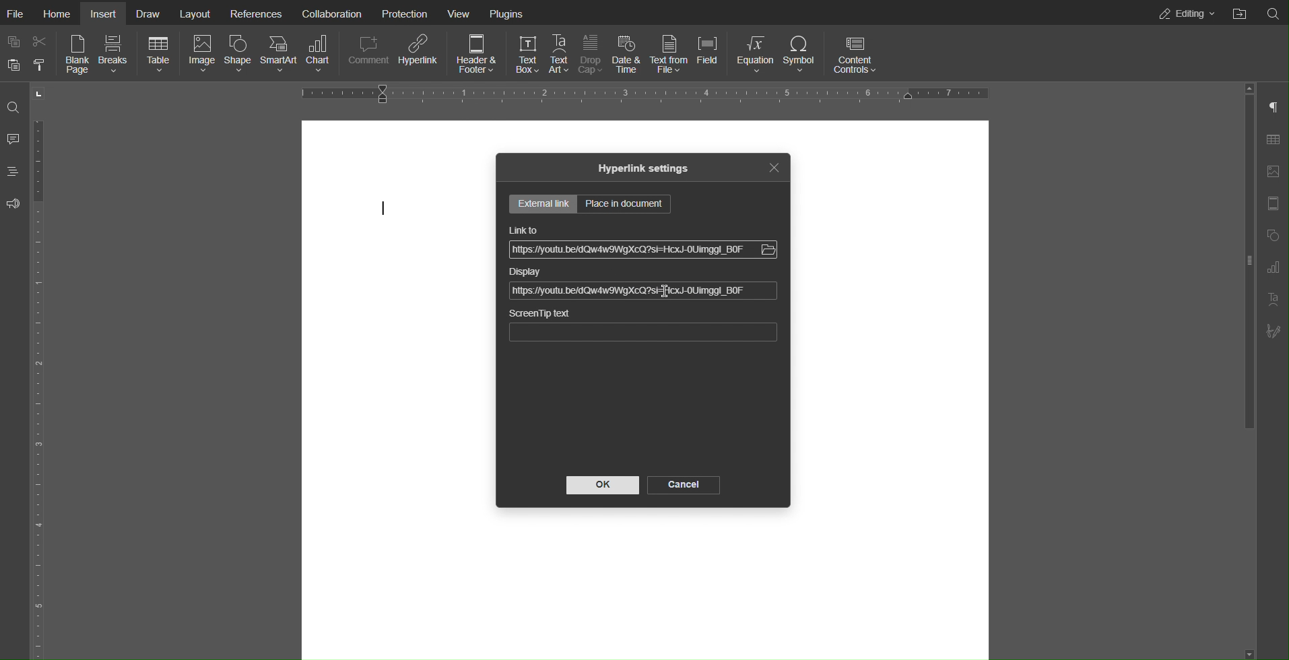  Describe the element at coordinates (118, 55) in the screenshot. I see `Breaks` at that location.